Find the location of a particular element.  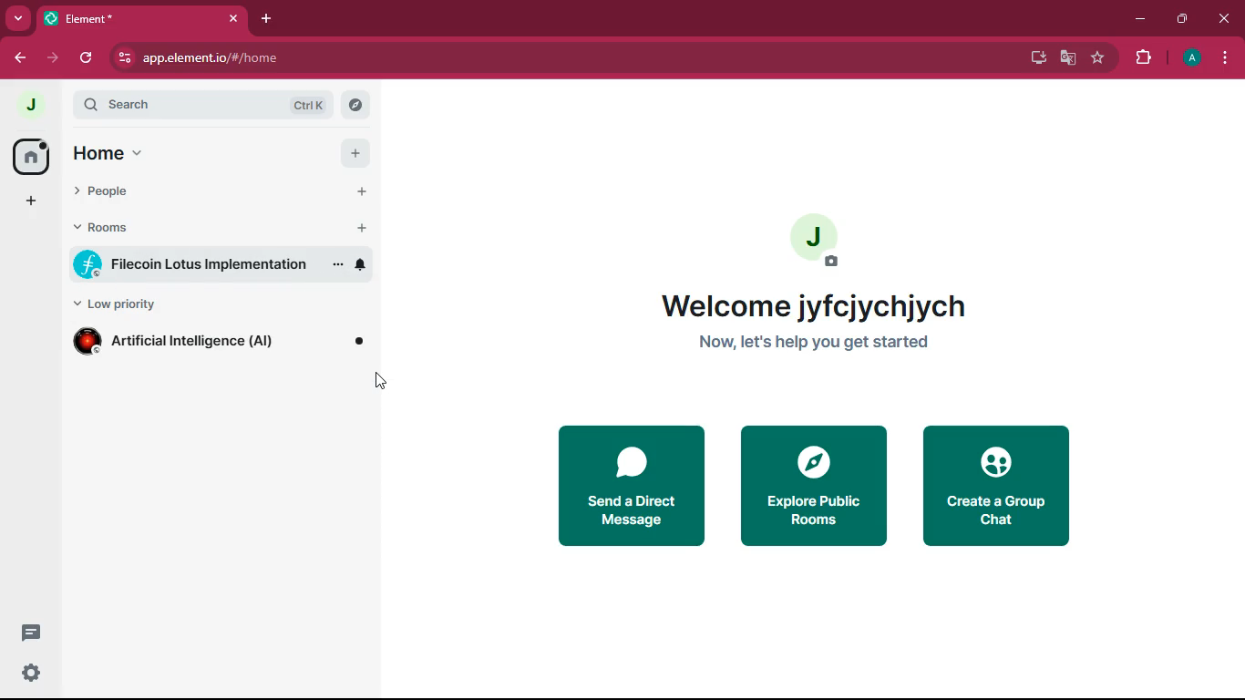

quick settings is located at coordinates (32, 672).